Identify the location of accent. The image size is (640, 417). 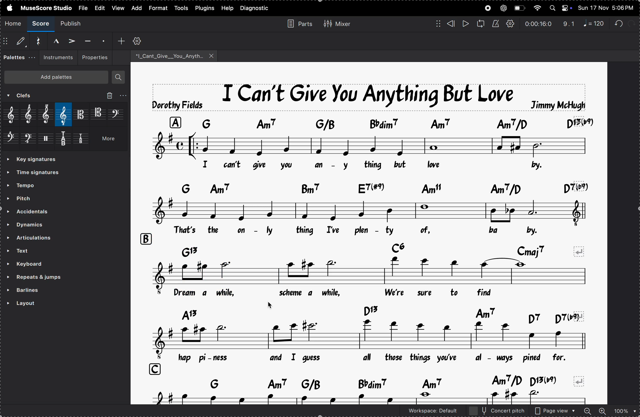
(69, 40).